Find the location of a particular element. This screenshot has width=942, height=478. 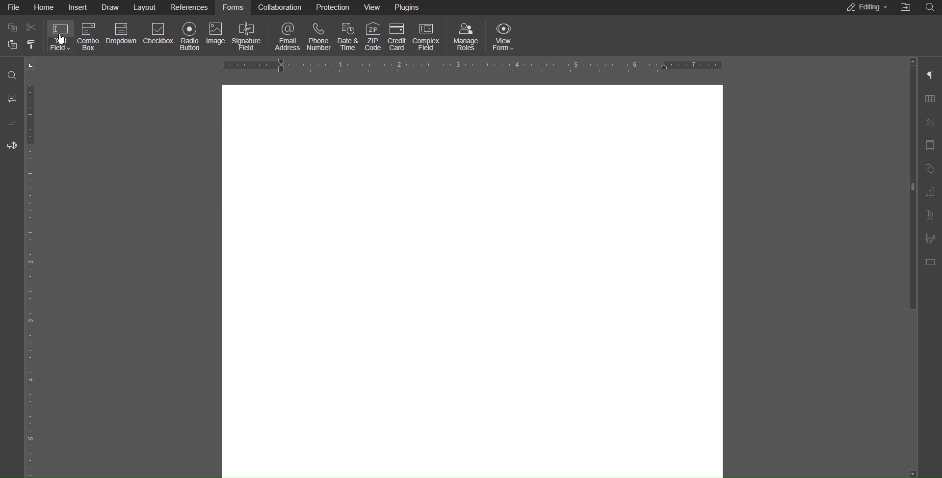

Forms is located at coordinates (234, 8).